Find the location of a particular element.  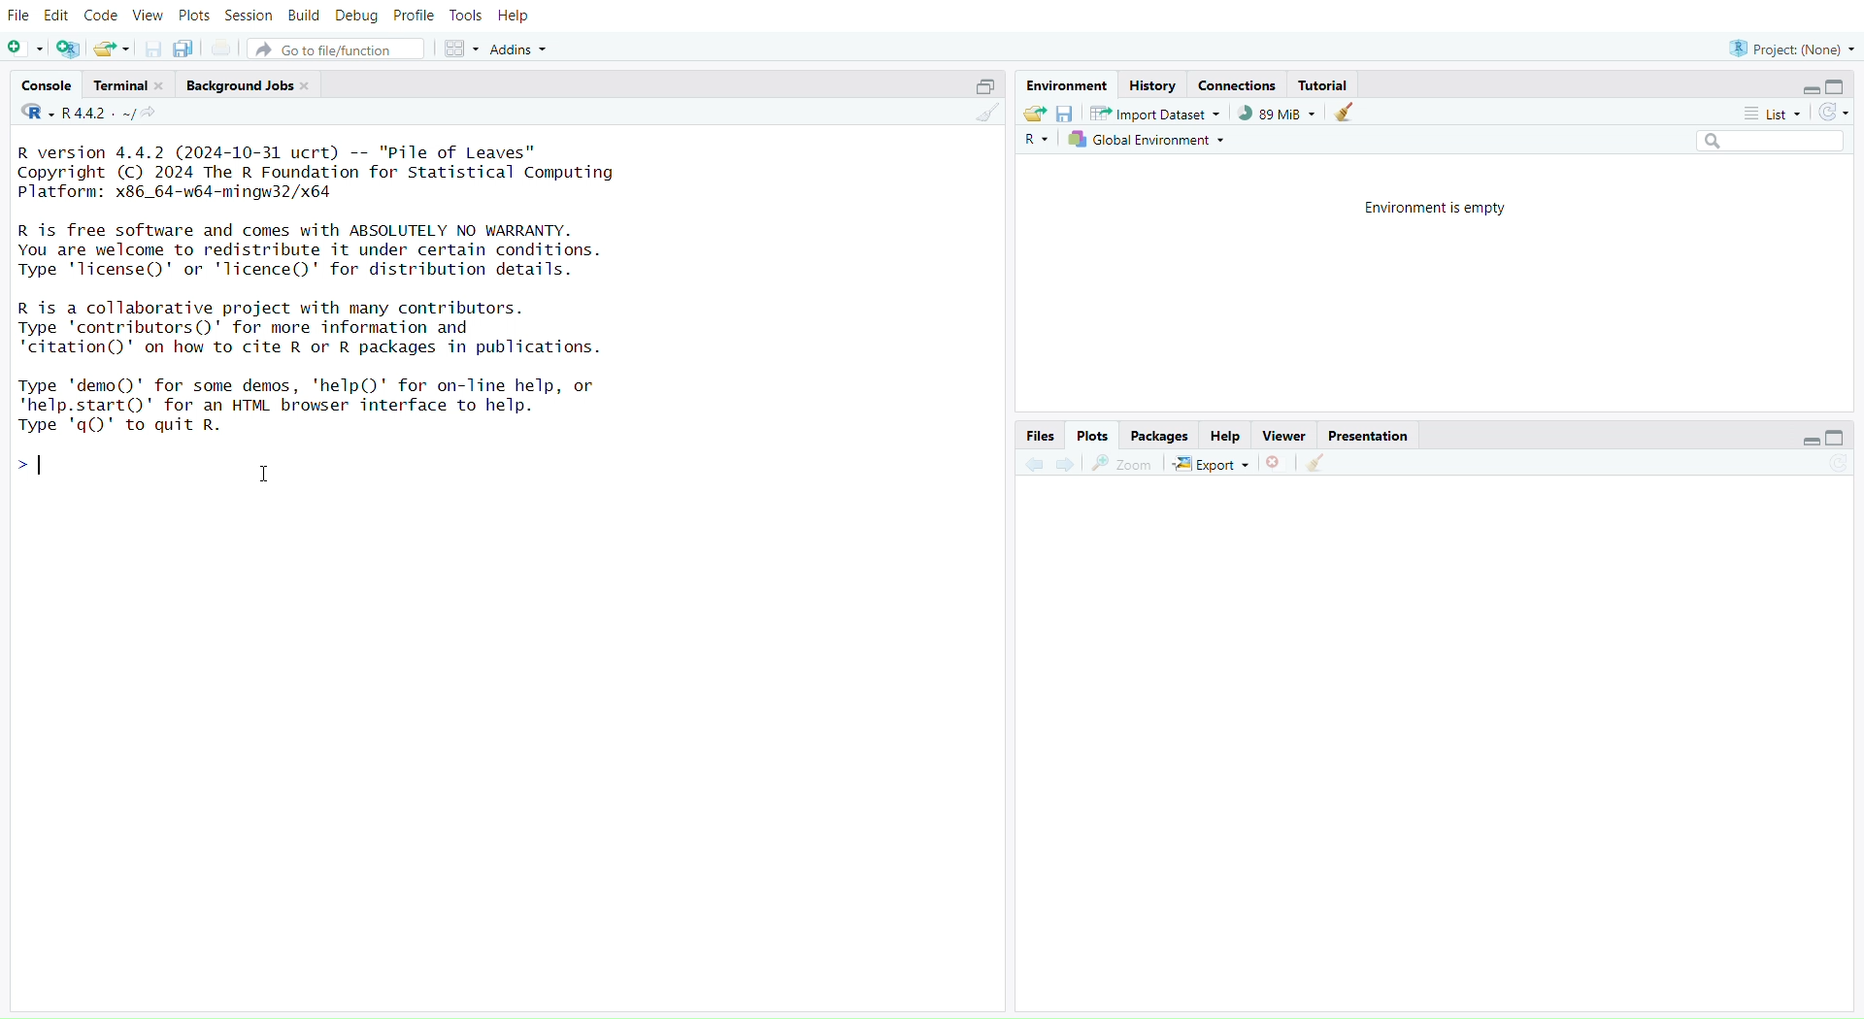

Help is located at coordinates (523, 18).